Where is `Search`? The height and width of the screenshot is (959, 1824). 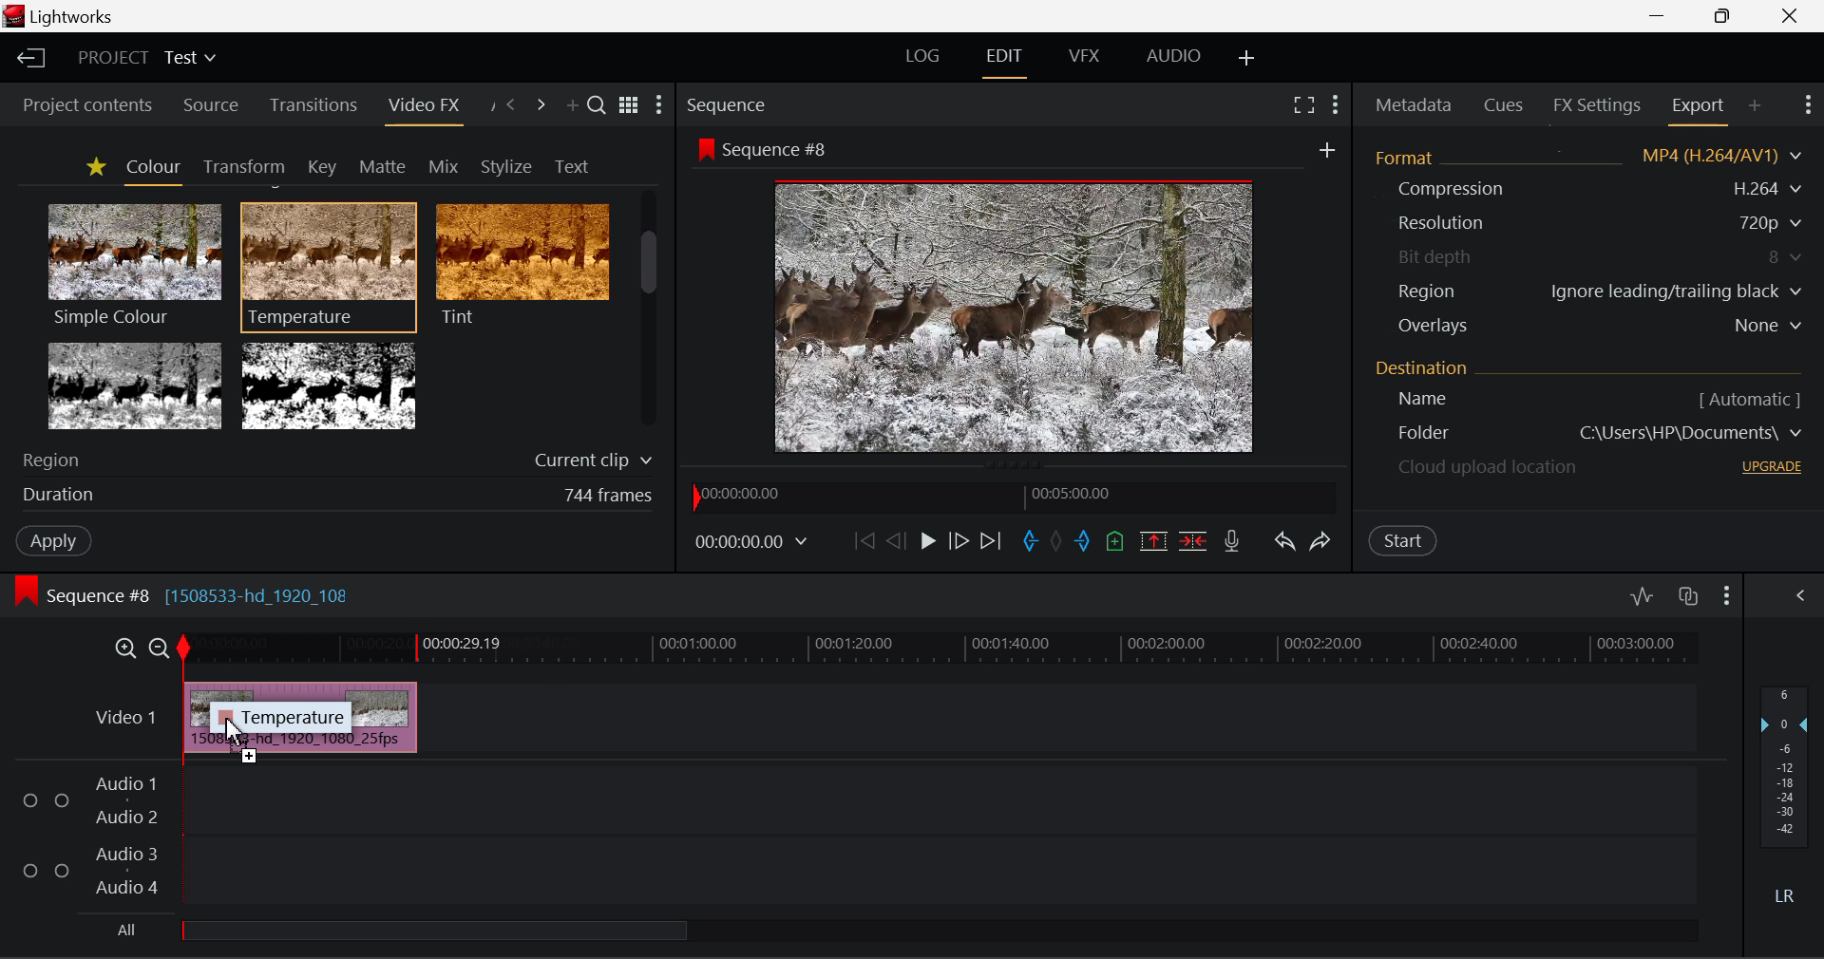 Search is located at coordinates (598, 108).